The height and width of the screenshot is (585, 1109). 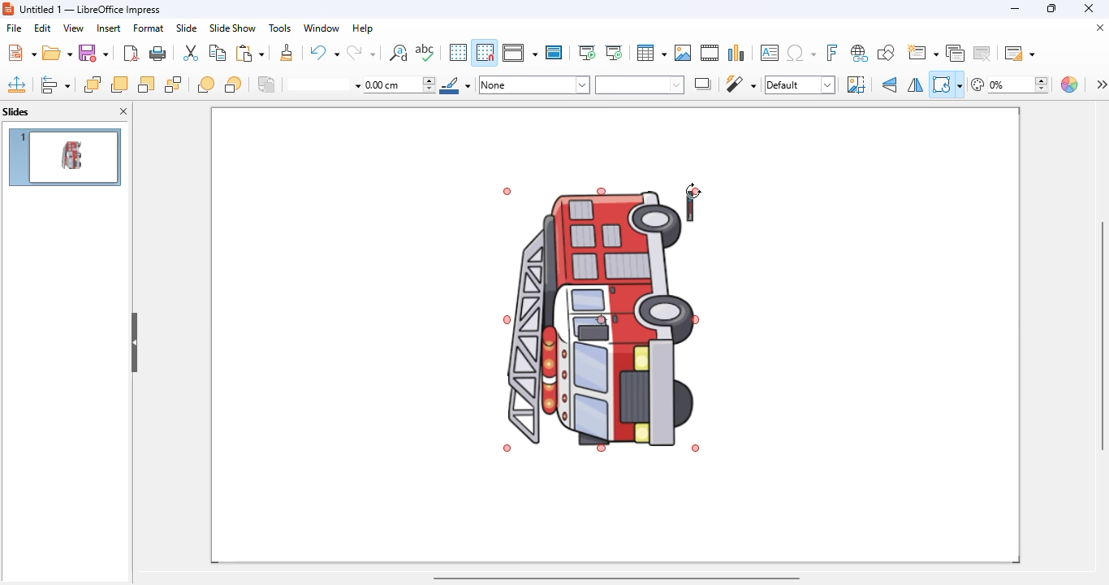 What do you see at coordinates (520, 52) in the screenshot?
I see `display views` at bounding box center [520, 52].